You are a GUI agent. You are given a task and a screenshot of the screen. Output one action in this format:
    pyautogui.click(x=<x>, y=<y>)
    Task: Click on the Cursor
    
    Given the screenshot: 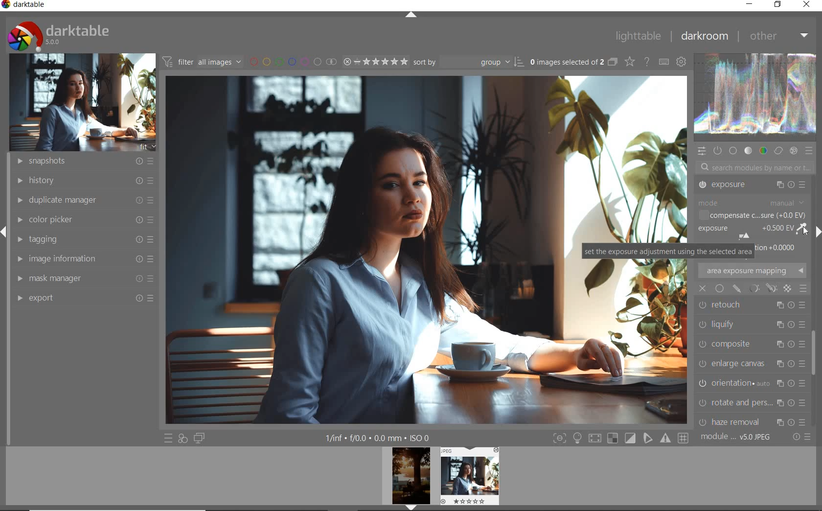 What is the action you would take?
    pyautogui.click(x=804, y=232)
    